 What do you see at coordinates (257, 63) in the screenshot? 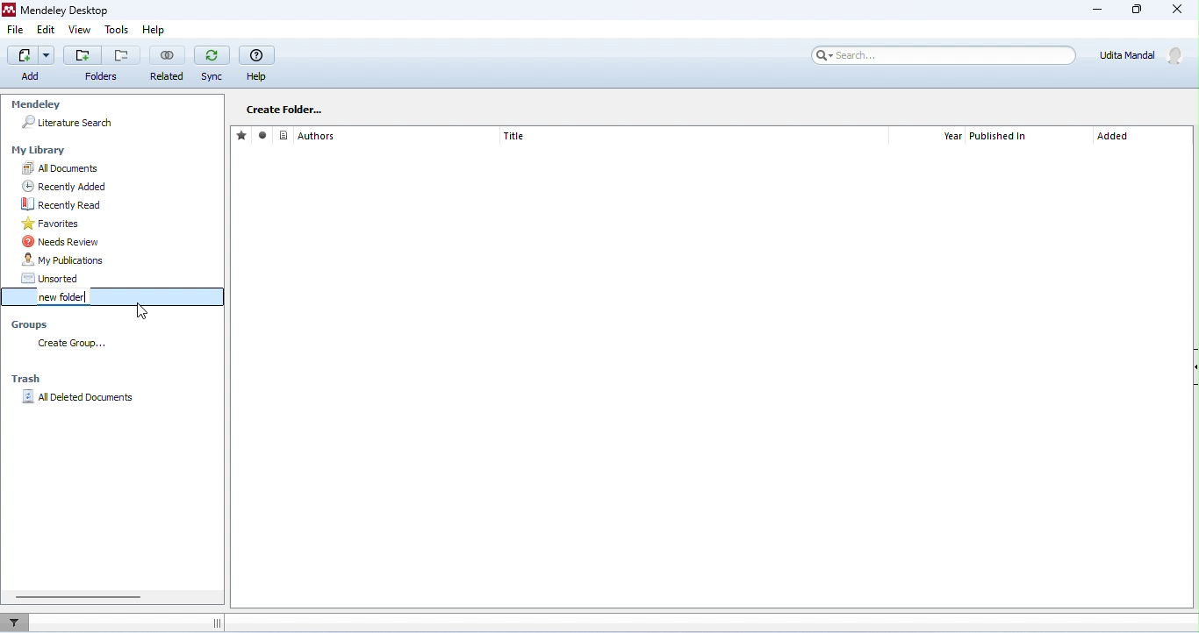
I see `help` at bounding box center [257, 63].